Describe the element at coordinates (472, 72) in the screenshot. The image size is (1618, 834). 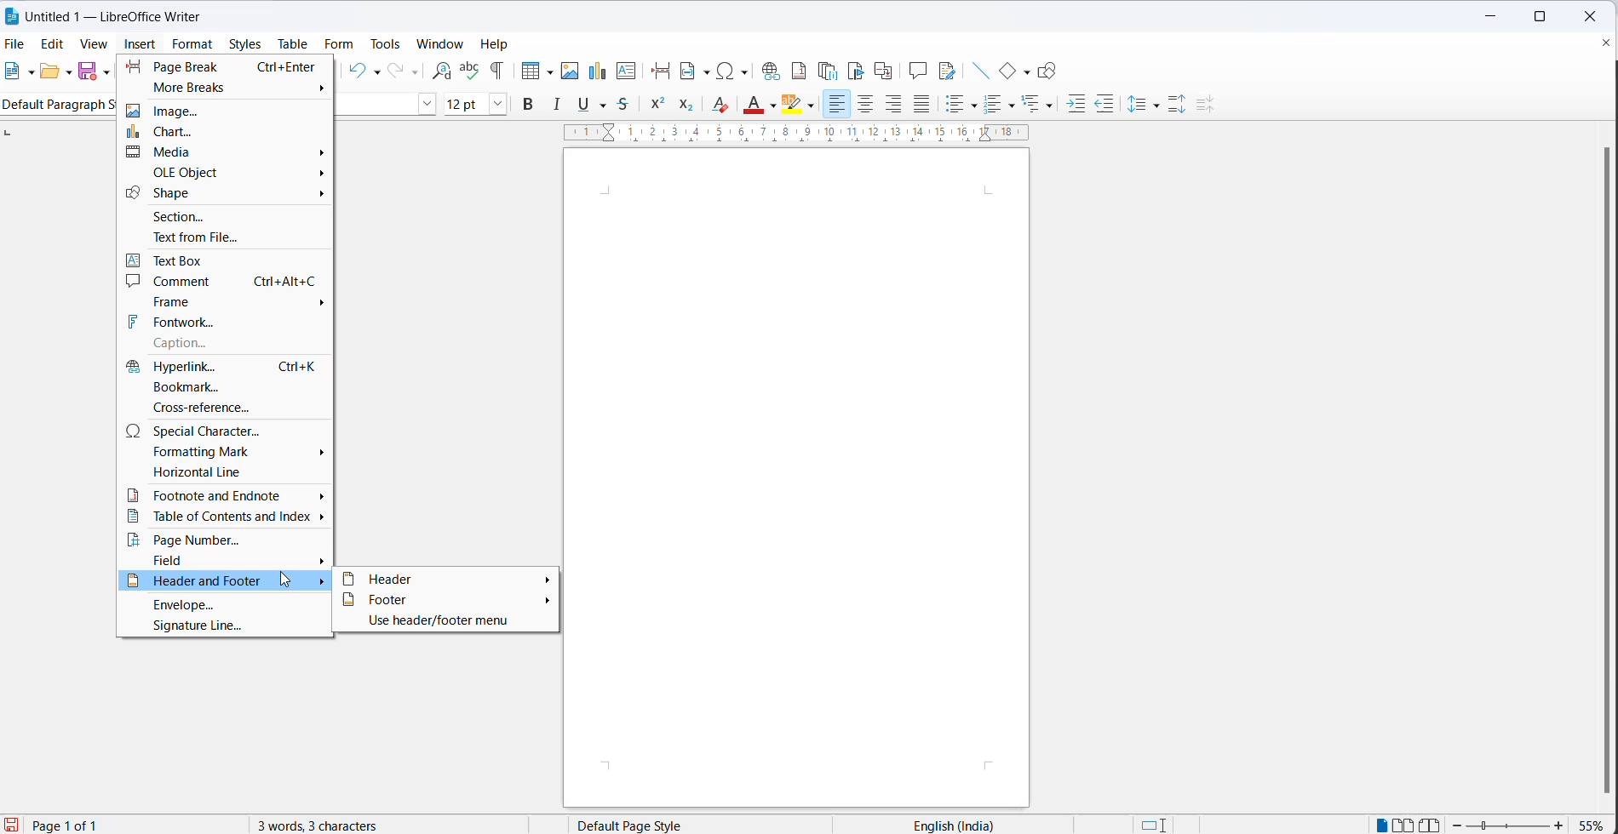
I see `spellings` at that location.